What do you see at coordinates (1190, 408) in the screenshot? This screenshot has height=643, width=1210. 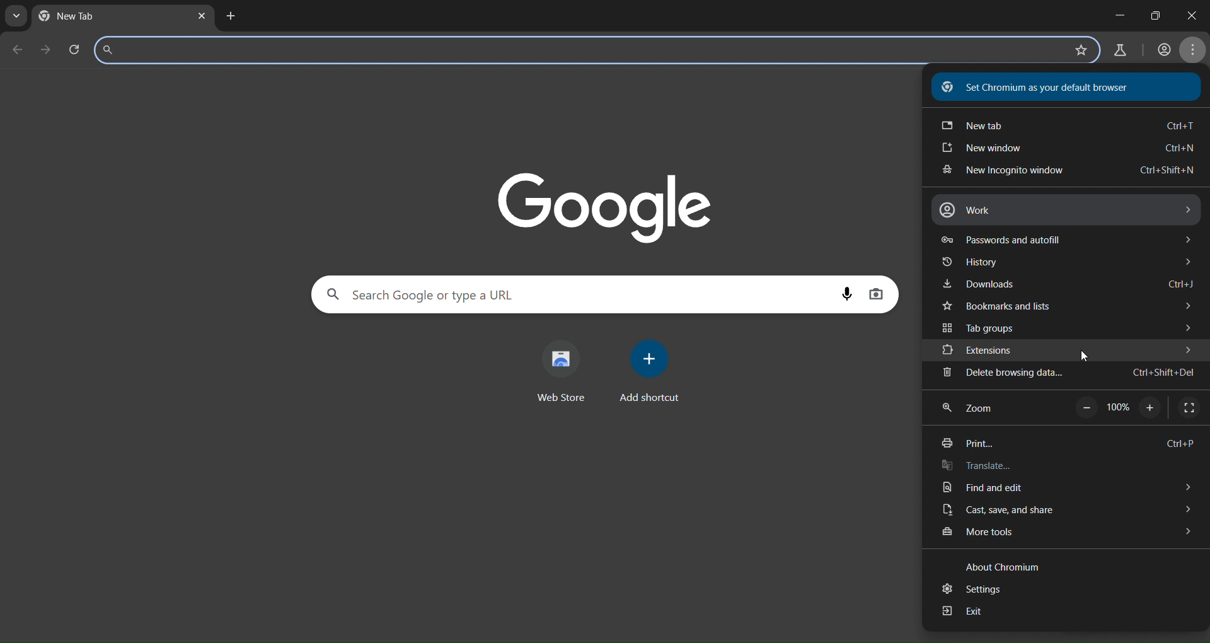 I see `display full screen ` at bounding box center [1190, 408].